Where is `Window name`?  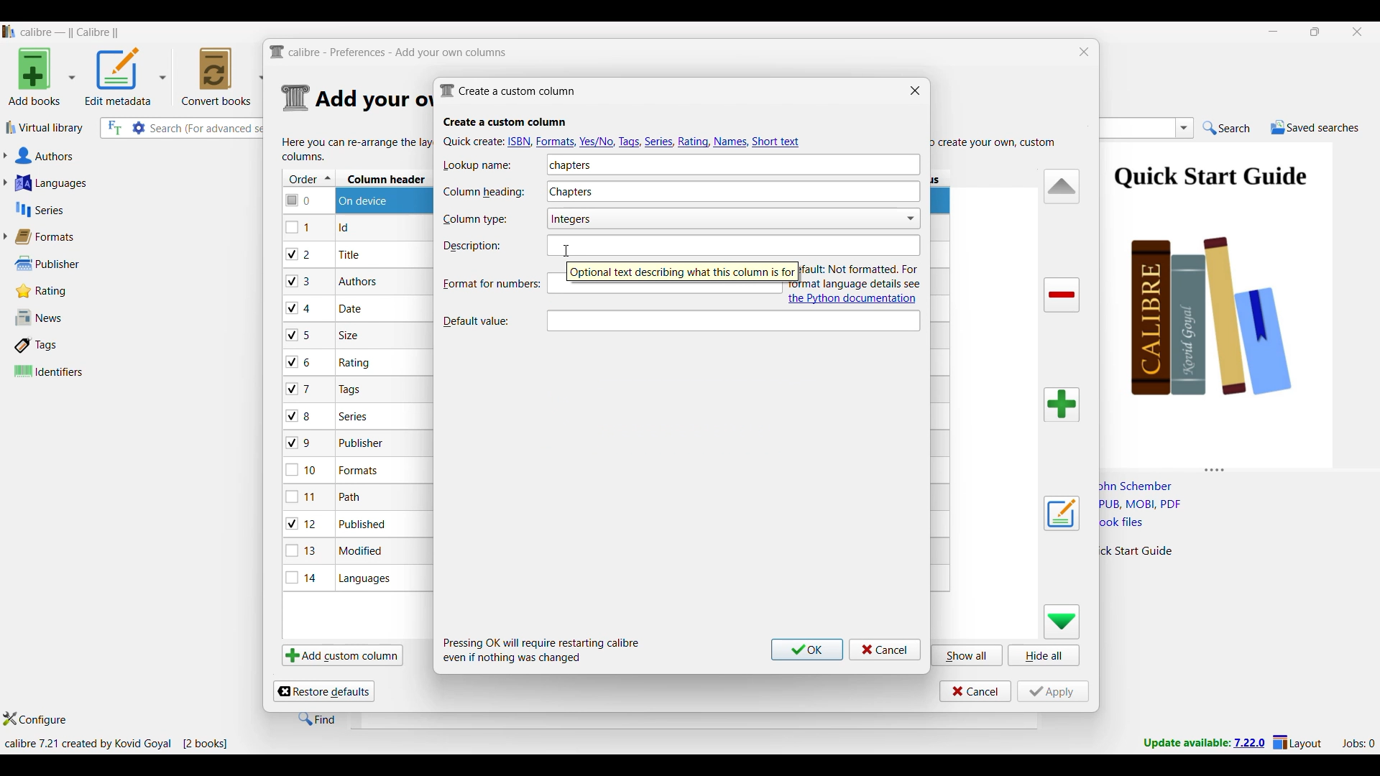 Window name is located at coordinates (507, 91).